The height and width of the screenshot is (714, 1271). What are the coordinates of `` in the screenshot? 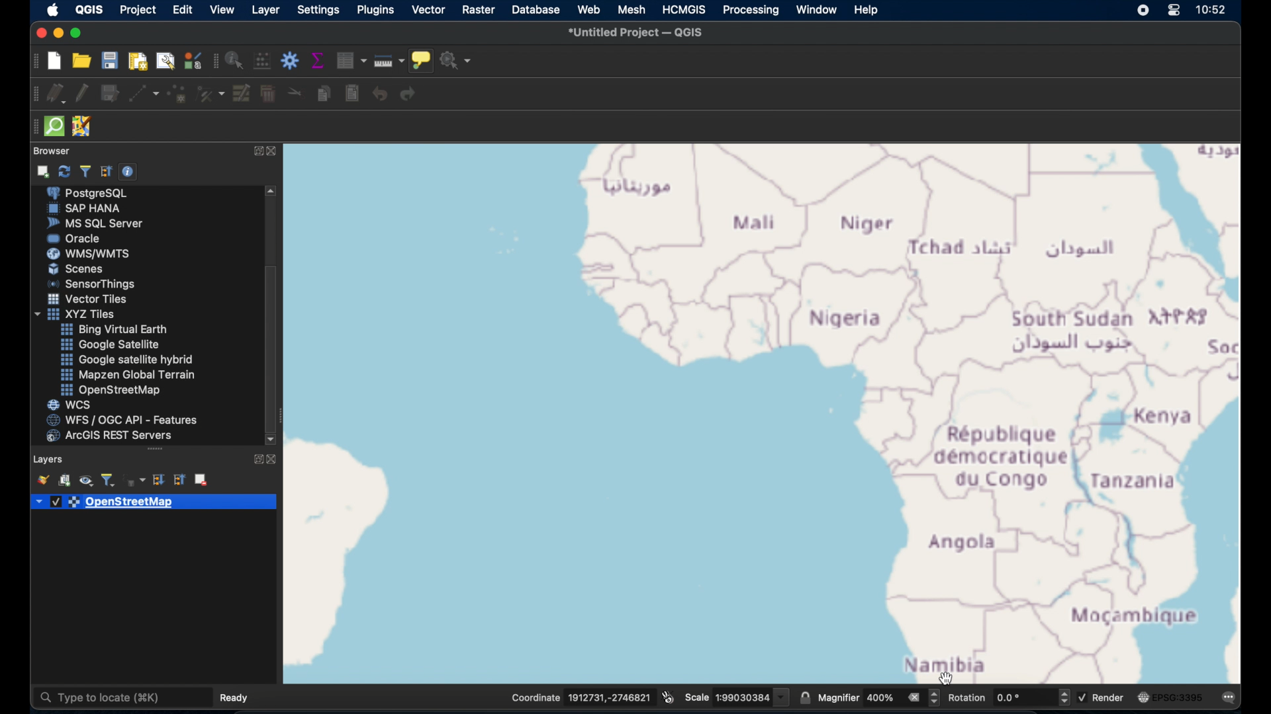 It's located at (82, 270).